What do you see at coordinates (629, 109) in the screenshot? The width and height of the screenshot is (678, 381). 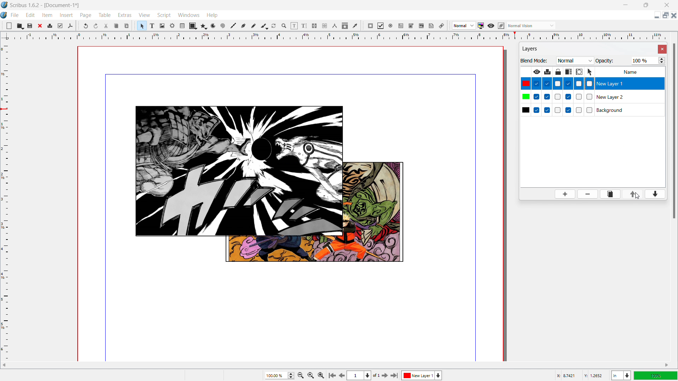 I see `background` at bounding box center [629, 109].